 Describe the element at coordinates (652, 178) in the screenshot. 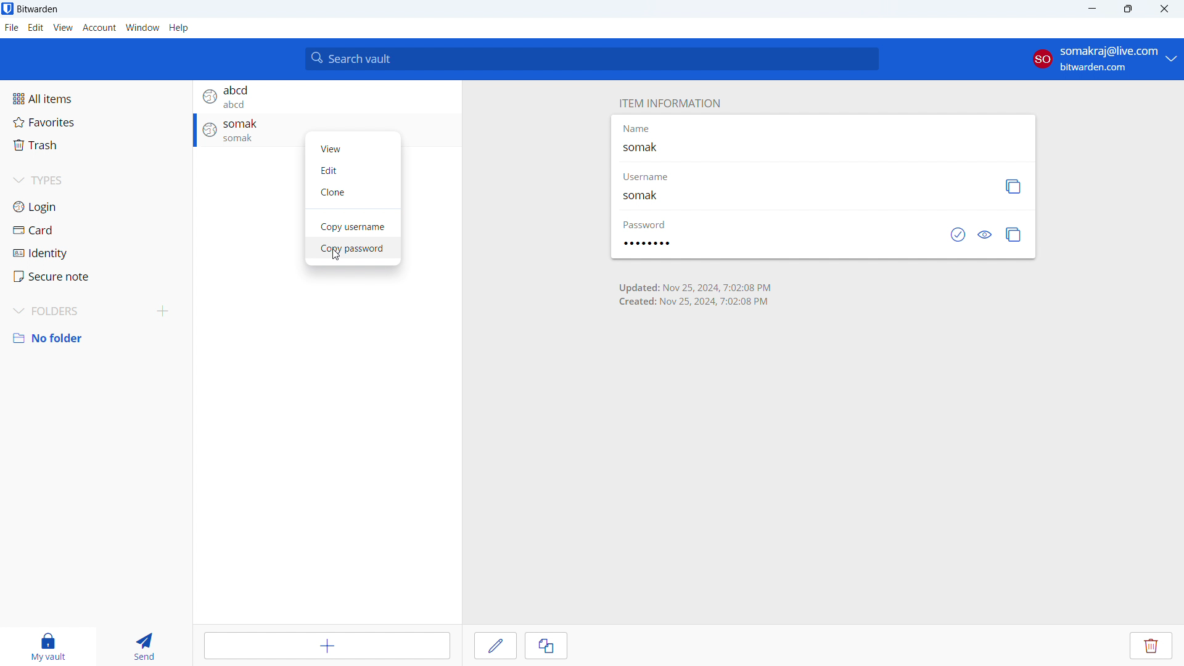

I see `username` at that location.